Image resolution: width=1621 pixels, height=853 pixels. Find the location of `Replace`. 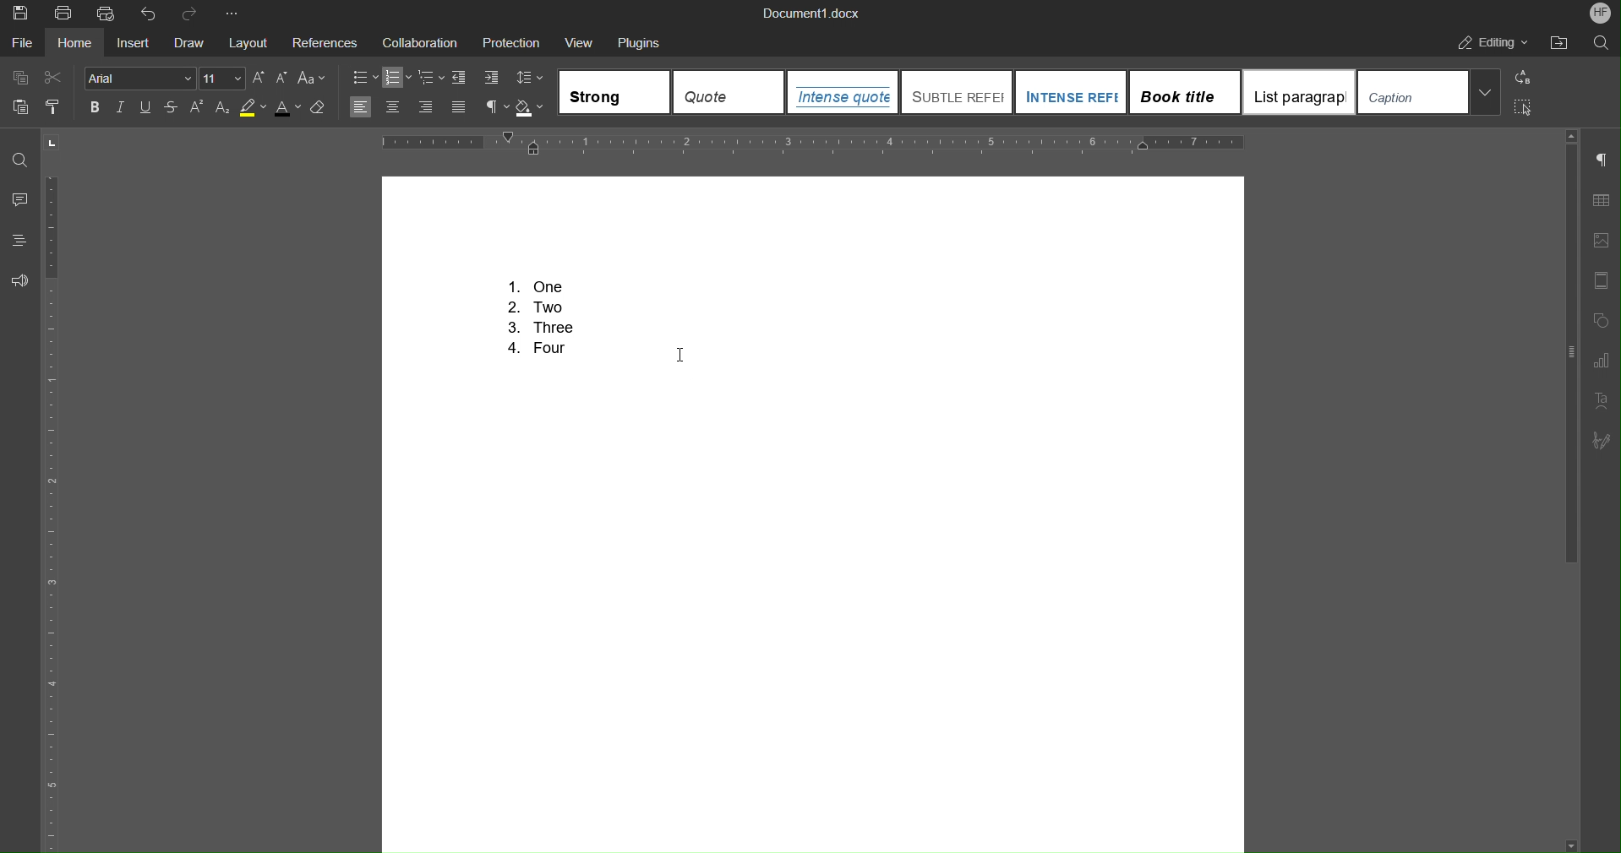

Replace is located at coordinates (1521, 79).